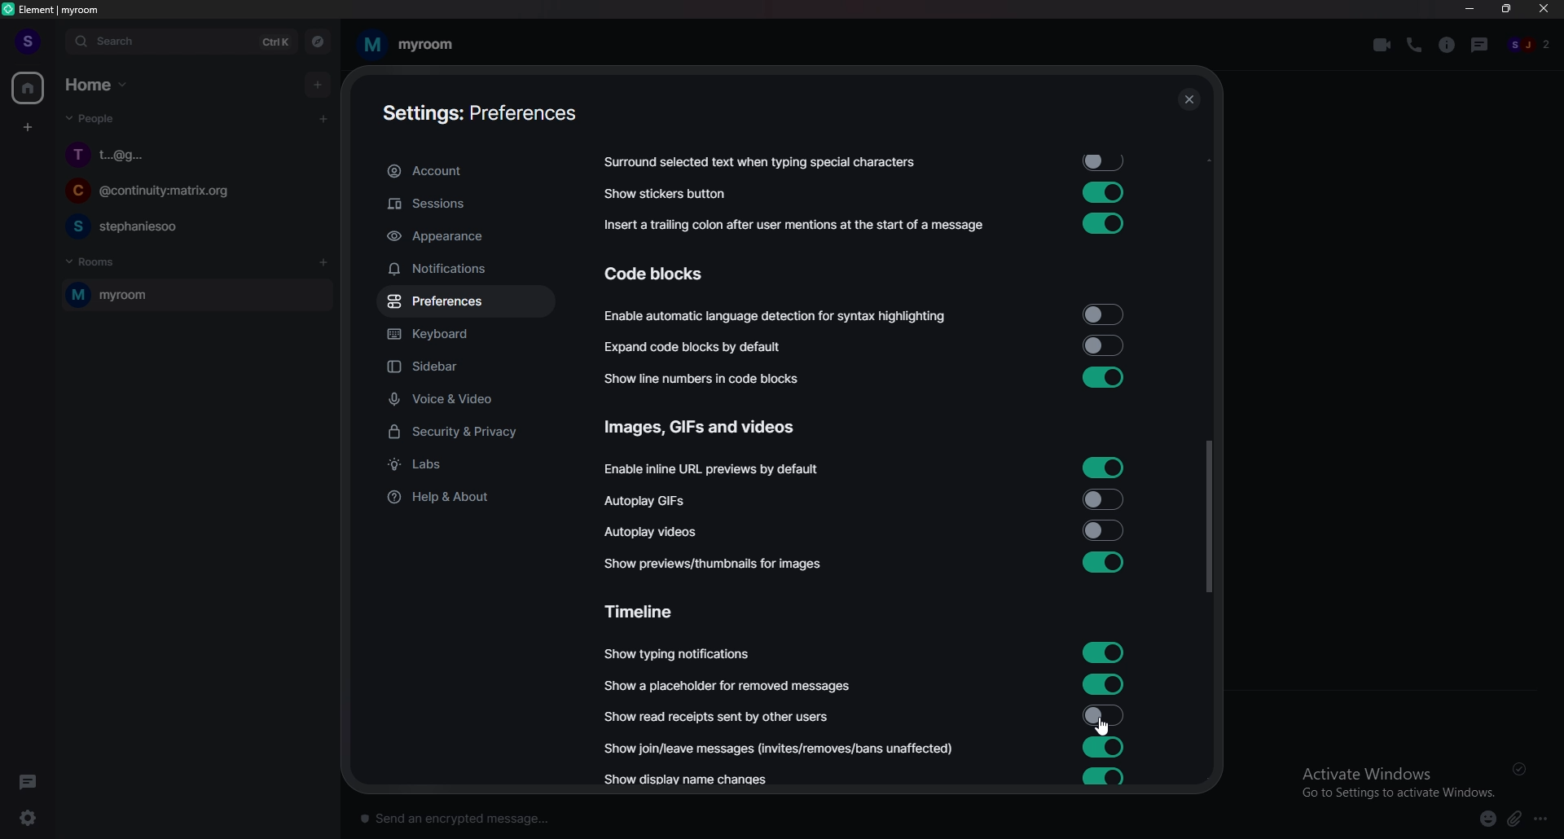 This screenshot has height=839, width=1564. Describe the element at coordinates (703, 428) in the screenshot. I see `images gif and videos` at that location.